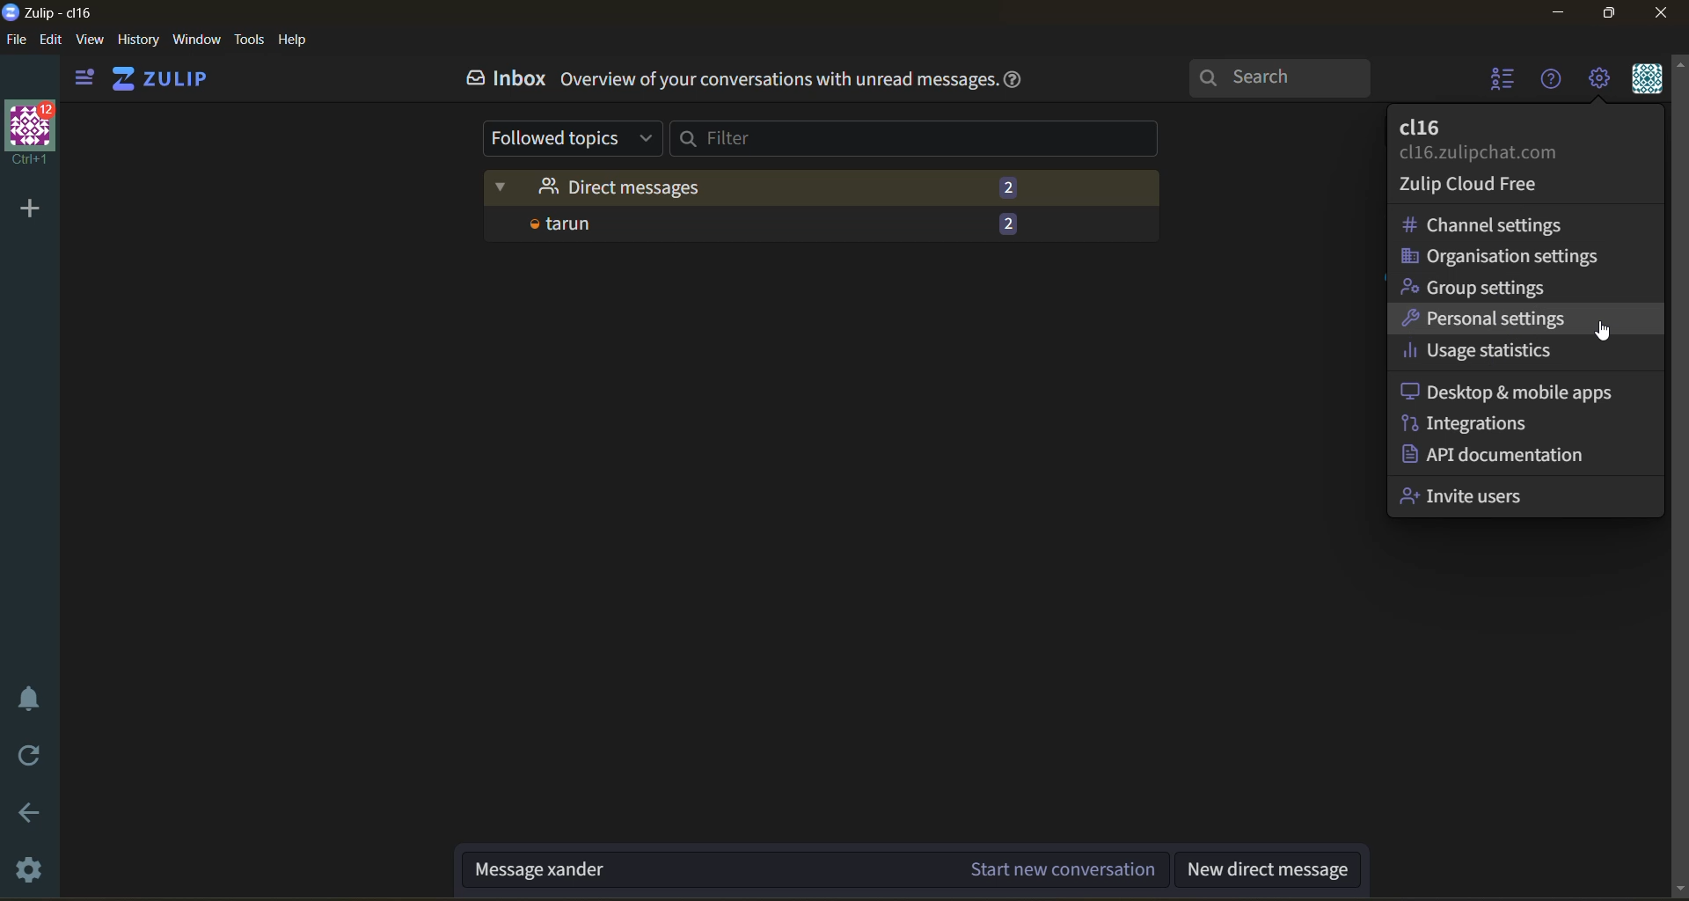  I want to click on help, so click(1016, 81).